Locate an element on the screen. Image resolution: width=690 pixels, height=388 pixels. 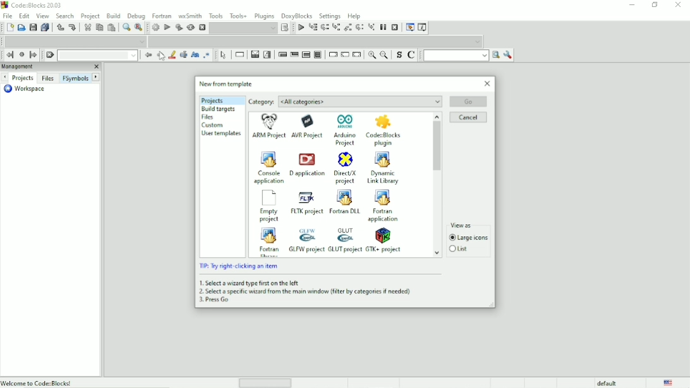
Entry condition loop is located at coordinates (282, 54).